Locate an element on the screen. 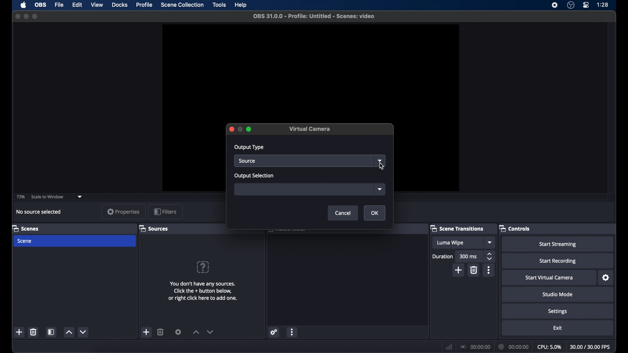  maximize is located at coordinates (36, 16).